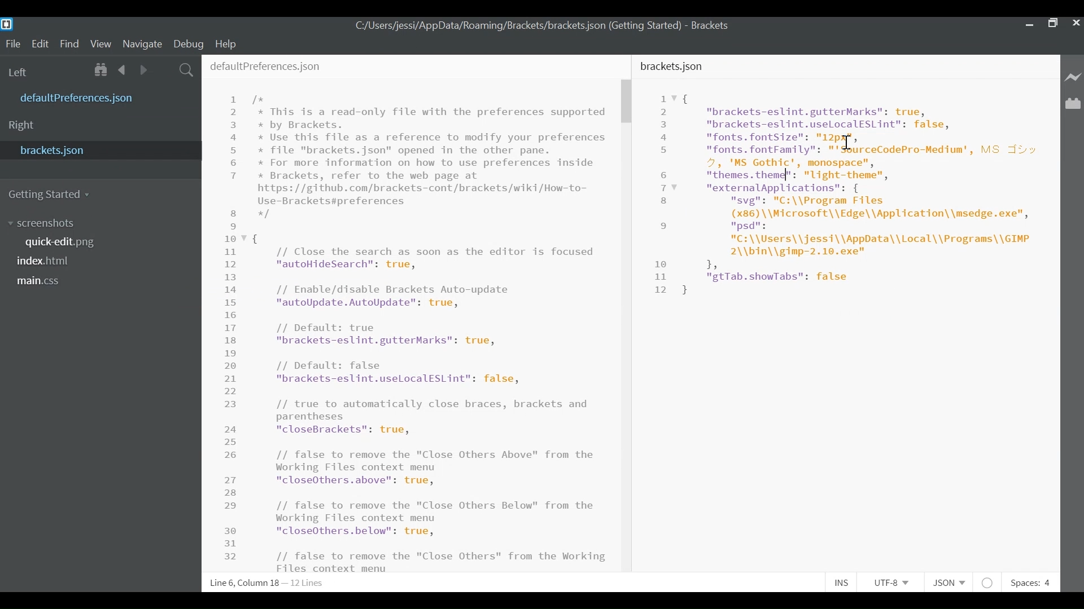  What do you see at coordinates (47, 262) in the screenshot?
I see `index.html` at bounding box center [47, 262].